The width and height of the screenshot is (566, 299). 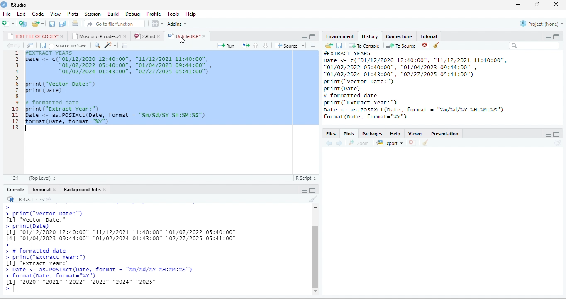 What do you see at coordinates (113, 14) in the screenshot?
I see `Build` at bounding box center [113, 14].